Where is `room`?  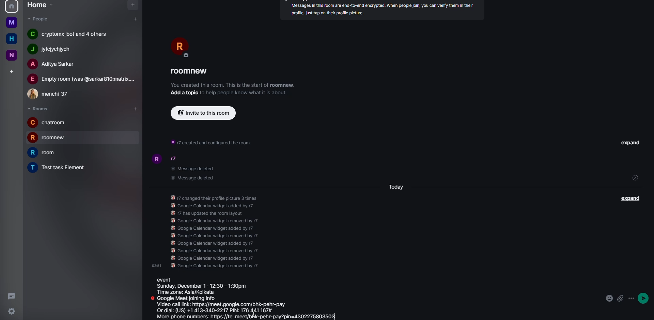 room is located at coordinates (45, 153).